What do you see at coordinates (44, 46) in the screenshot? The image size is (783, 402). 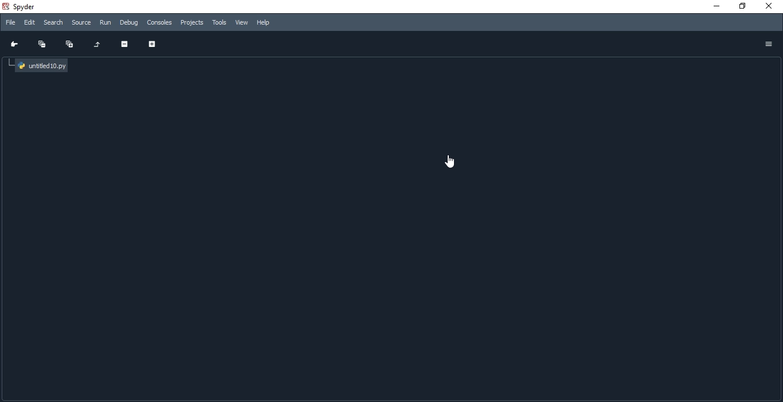 I see `Collapse all` at bounding box center [44, 46].